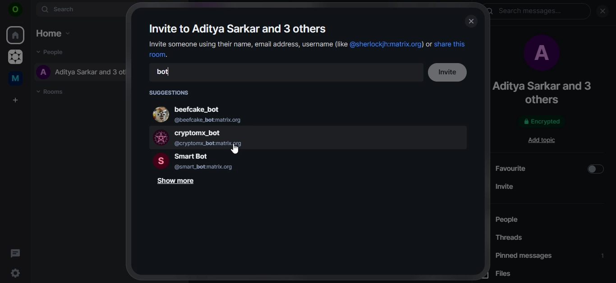  Describe the element at coordinates (14, 58) in the screenshot. I see `grapheneOS ` at that location.